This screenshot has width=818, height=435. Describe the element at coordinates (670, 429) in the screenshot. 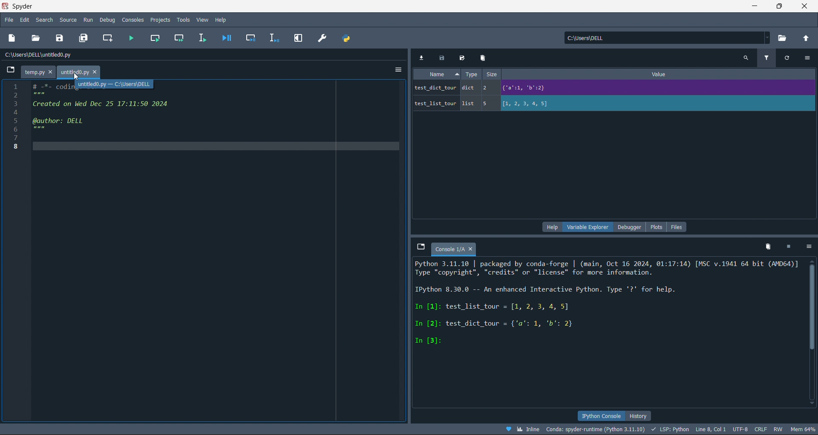

I see `LSP: Python` at that location.